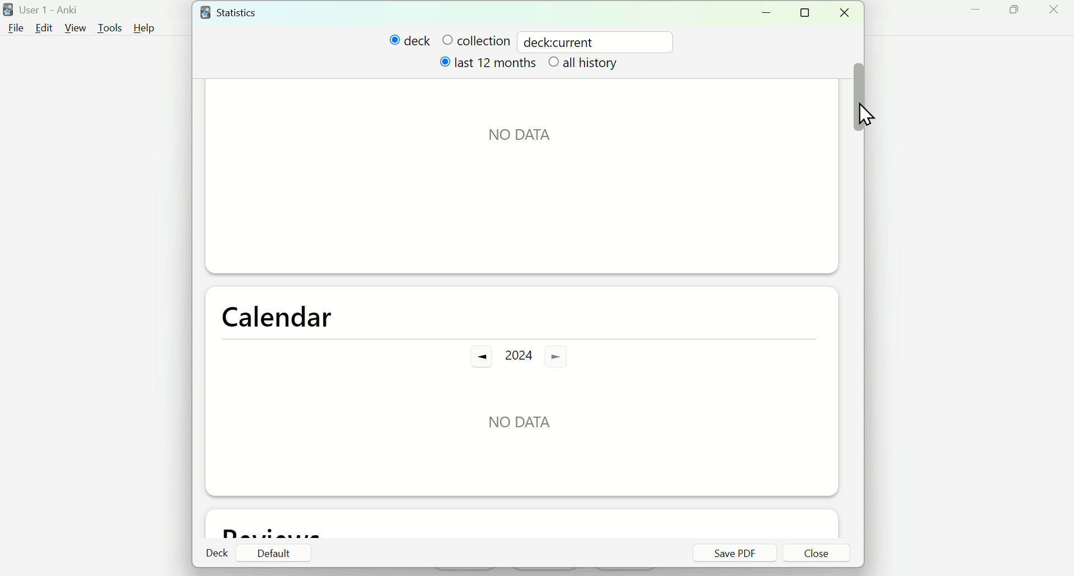  Describe the element at coordinates (241, 12) in the screenshot. I see `Statistics` at that location.